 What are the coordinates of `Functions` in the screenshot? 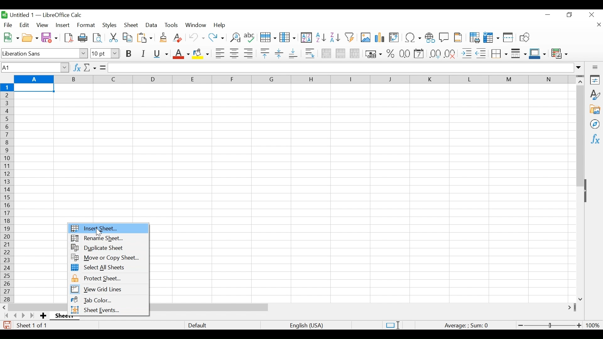 It's located at (594, 139).